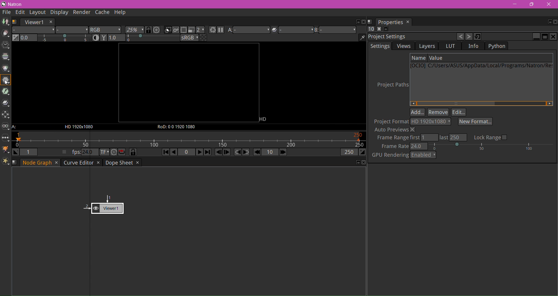 The image size is (558, 296). Describe the element at coordinates (481, 66) in the screenshot. I see `Current Project path` at that location.